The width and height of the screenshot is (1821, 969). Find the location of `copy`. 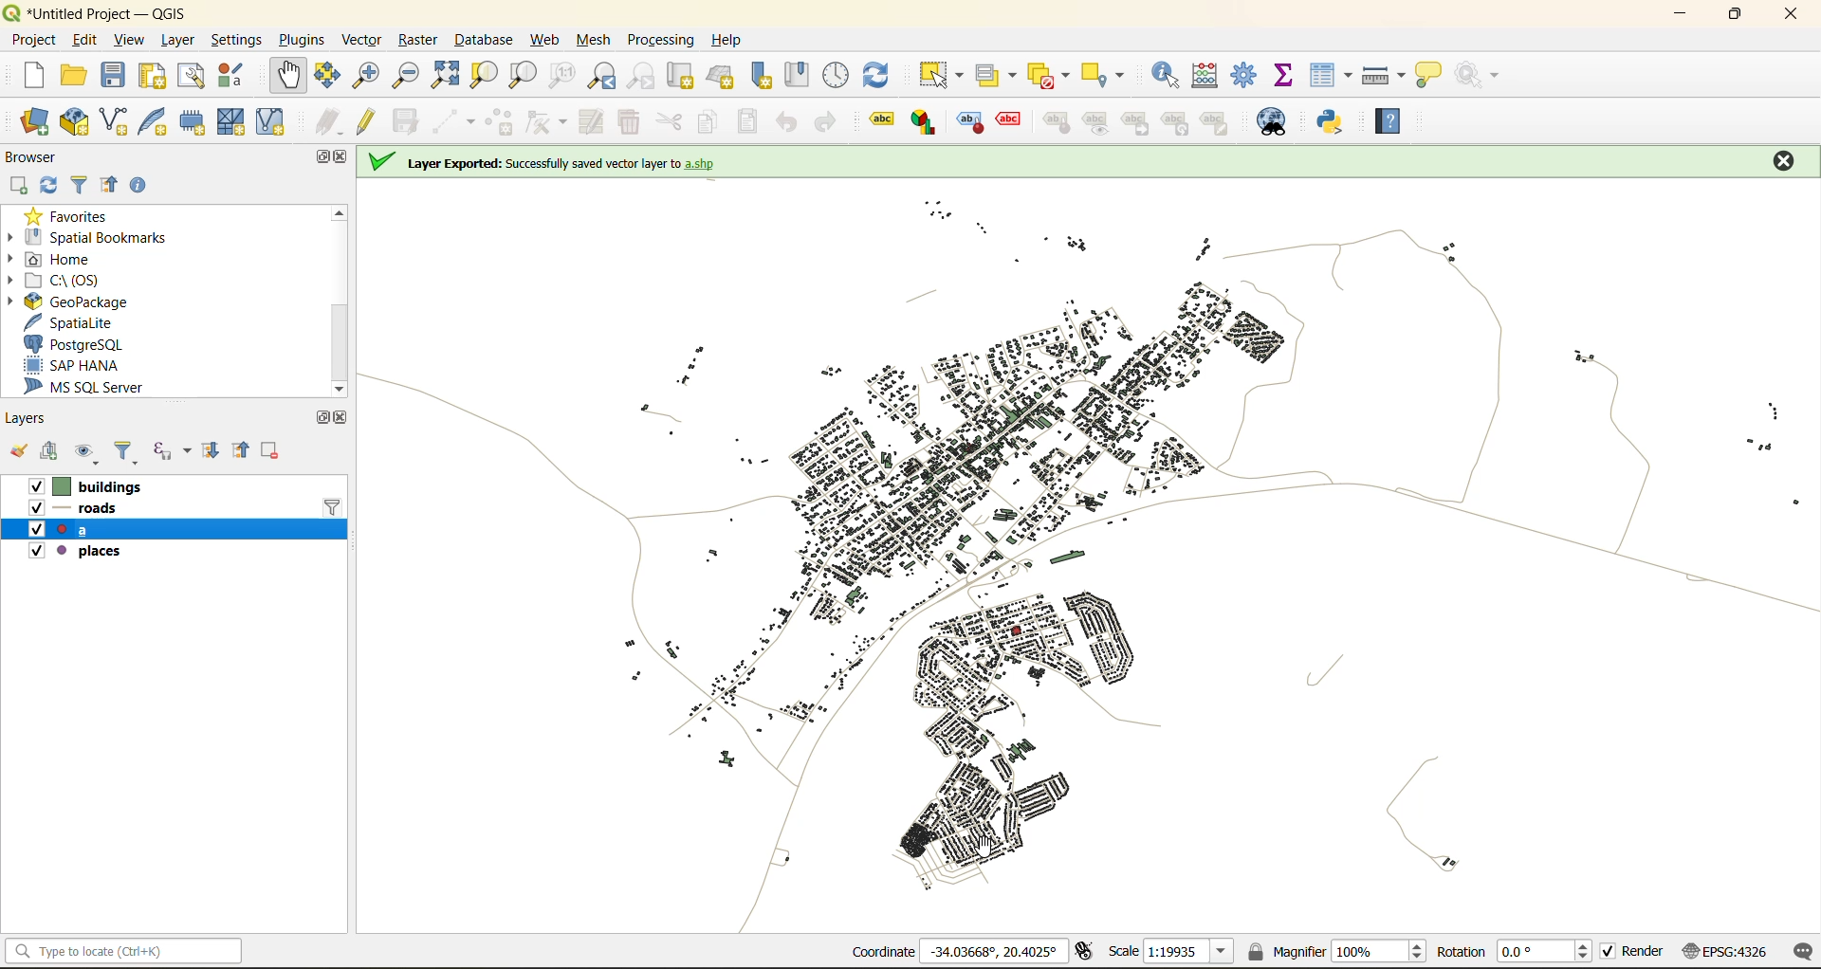

copy is located at coordinates (711, 124).